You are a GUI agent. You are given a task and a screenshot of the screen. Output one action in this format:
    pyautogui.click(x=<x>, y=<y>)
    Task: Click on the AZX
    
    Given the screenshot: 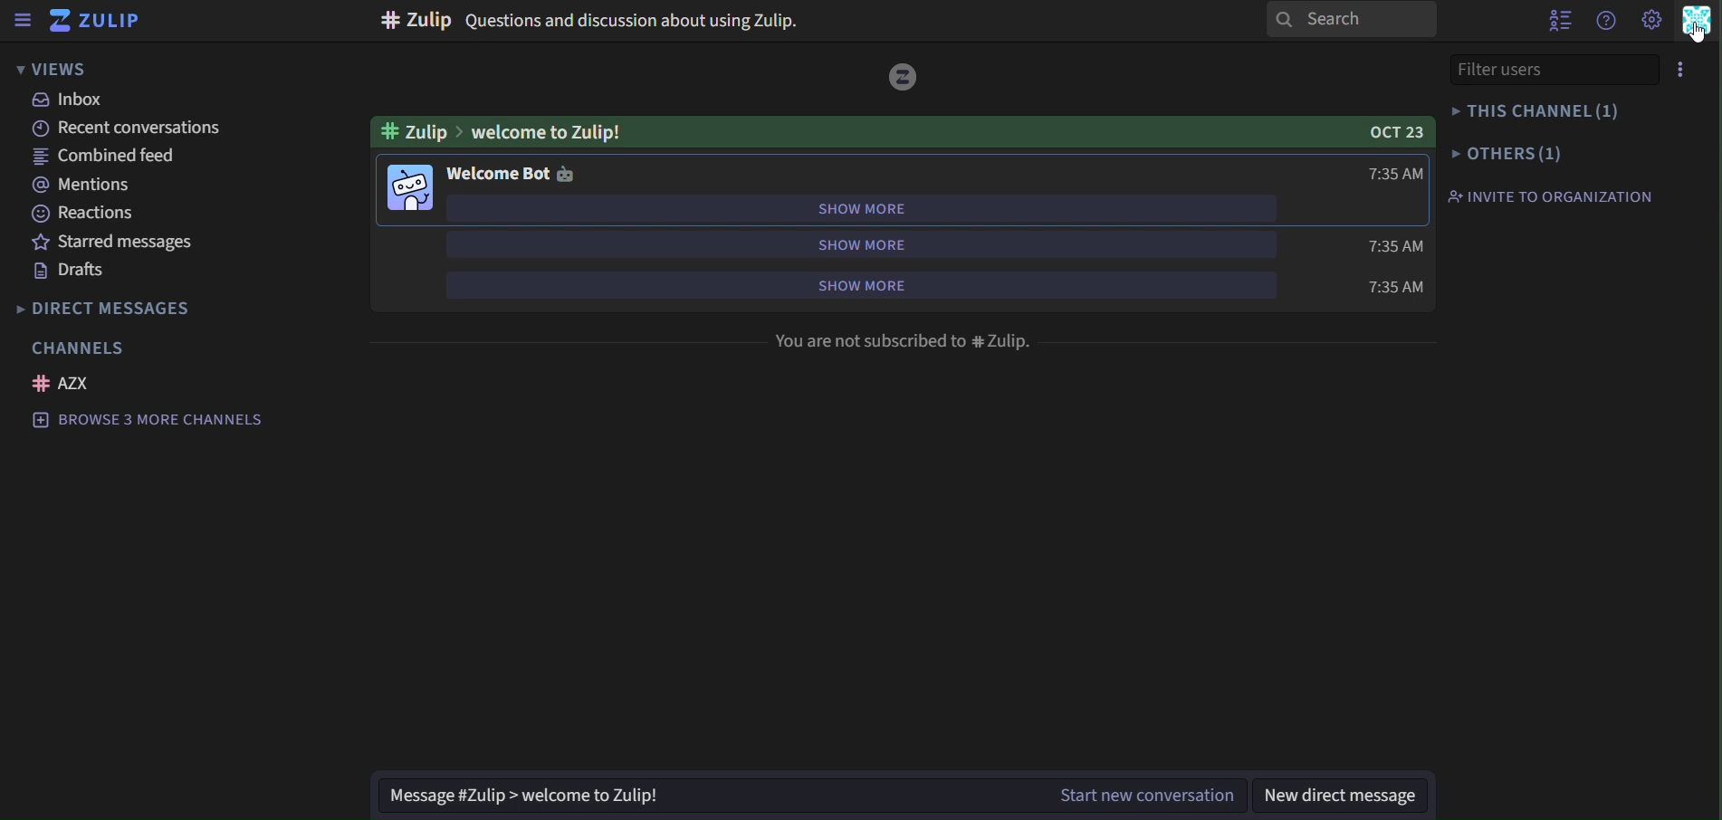 What is the action you would take?
    pyautogui.click(x=67, y=384)
    